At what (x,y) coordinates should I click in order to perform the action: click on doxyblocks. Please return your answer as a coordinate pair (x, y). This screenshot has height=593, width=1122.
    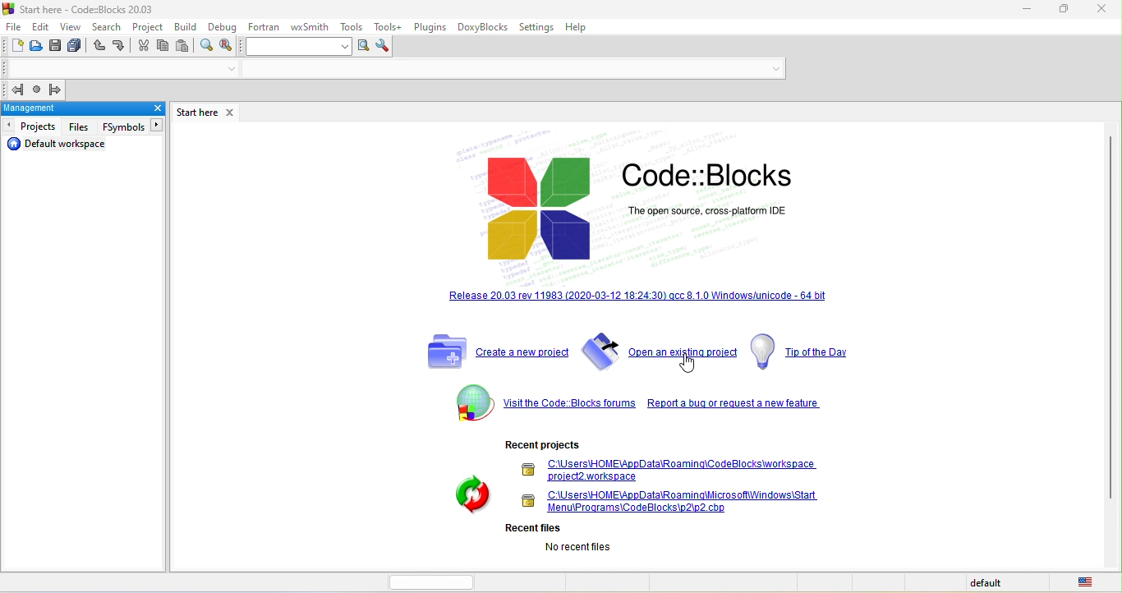
    Looking at the image, I should click on (484, 29).